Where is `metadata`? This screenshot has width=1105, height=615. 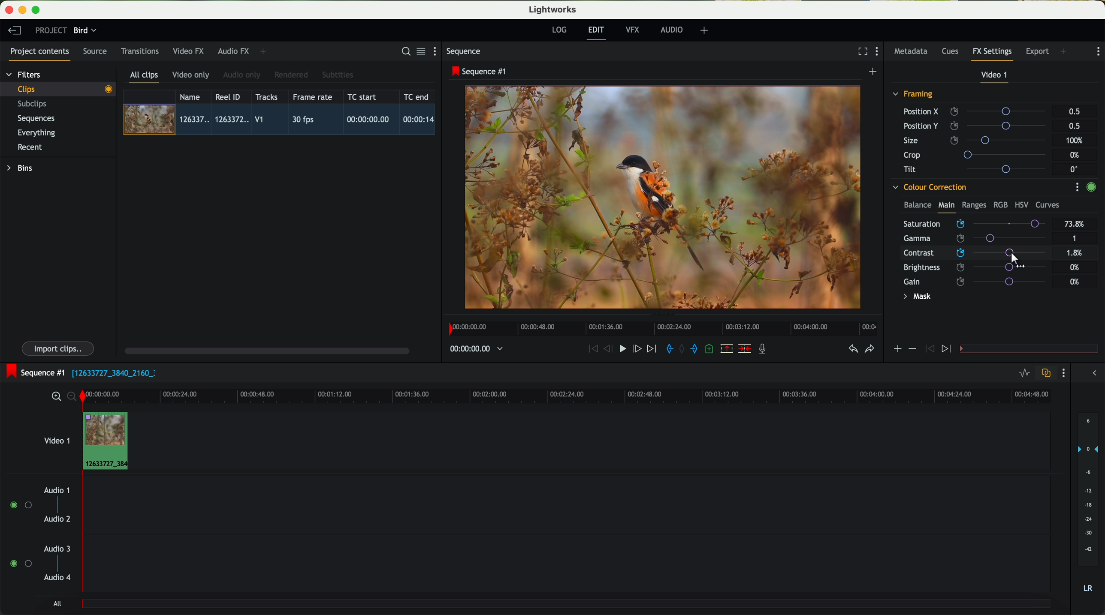 metadata is located at coordinates (913, 52).